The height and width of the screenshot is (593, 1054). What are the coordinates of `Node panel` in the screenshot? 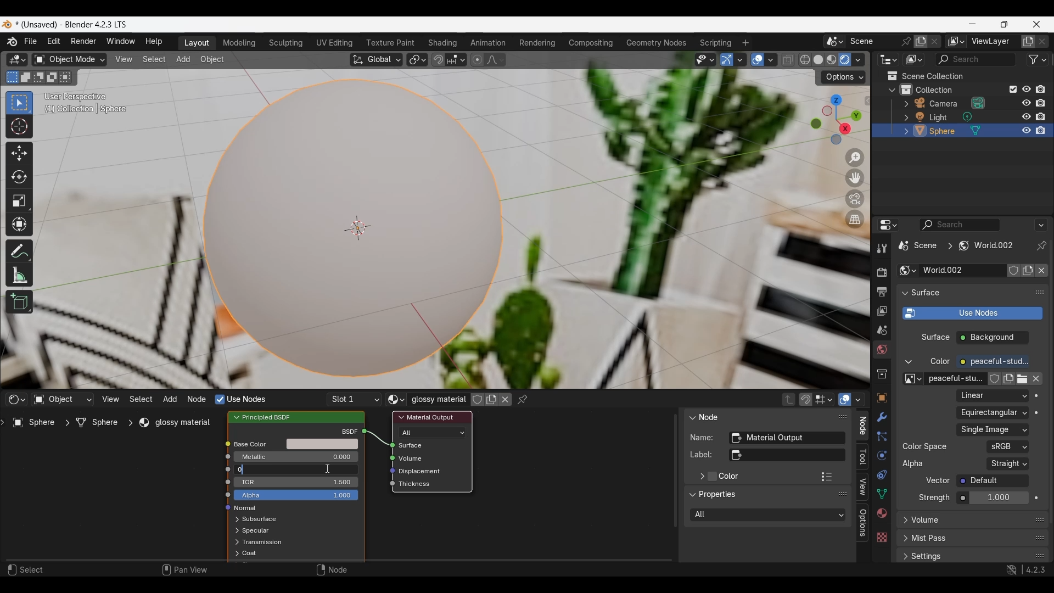 It's located at (862, 426).